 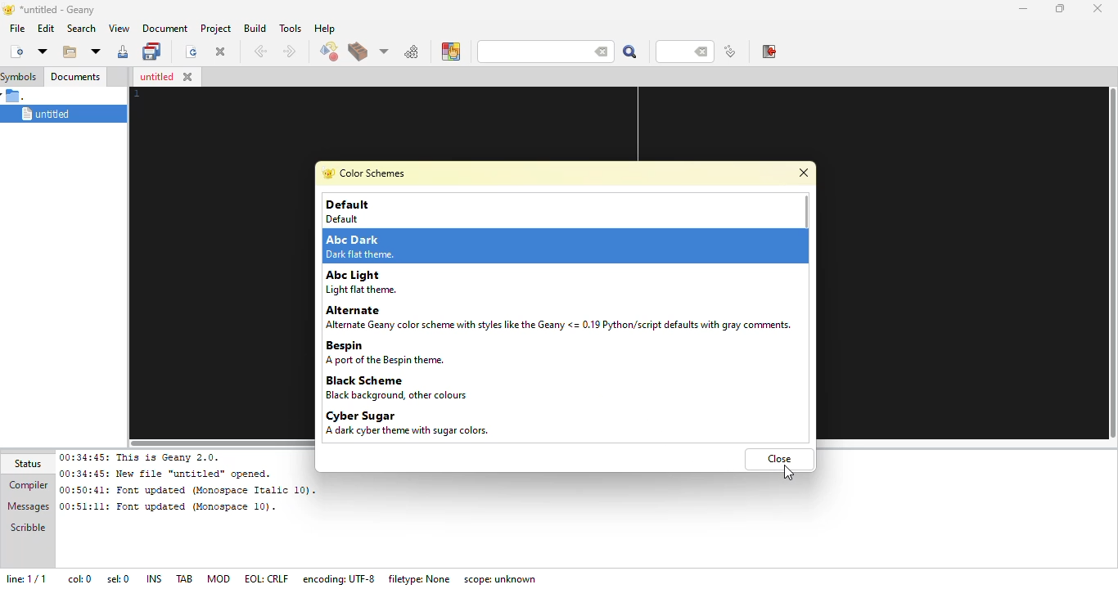 I want to click on color schemes, so click(x=372, y=171).